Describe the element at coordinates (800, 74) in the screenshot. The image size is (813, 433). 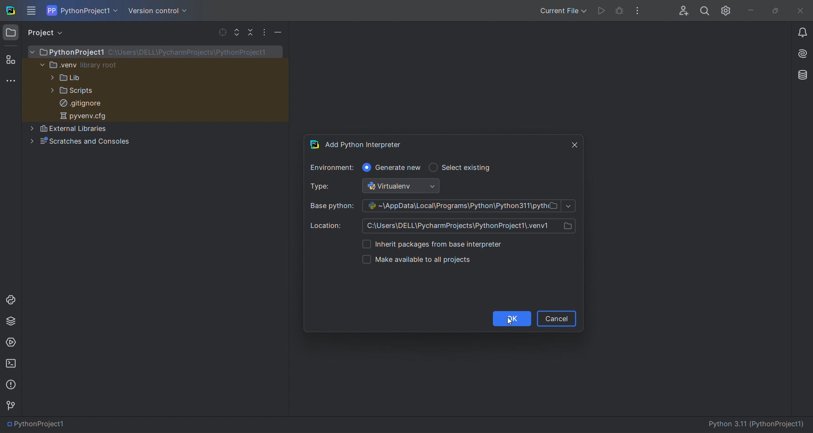
I see `database` at that location.